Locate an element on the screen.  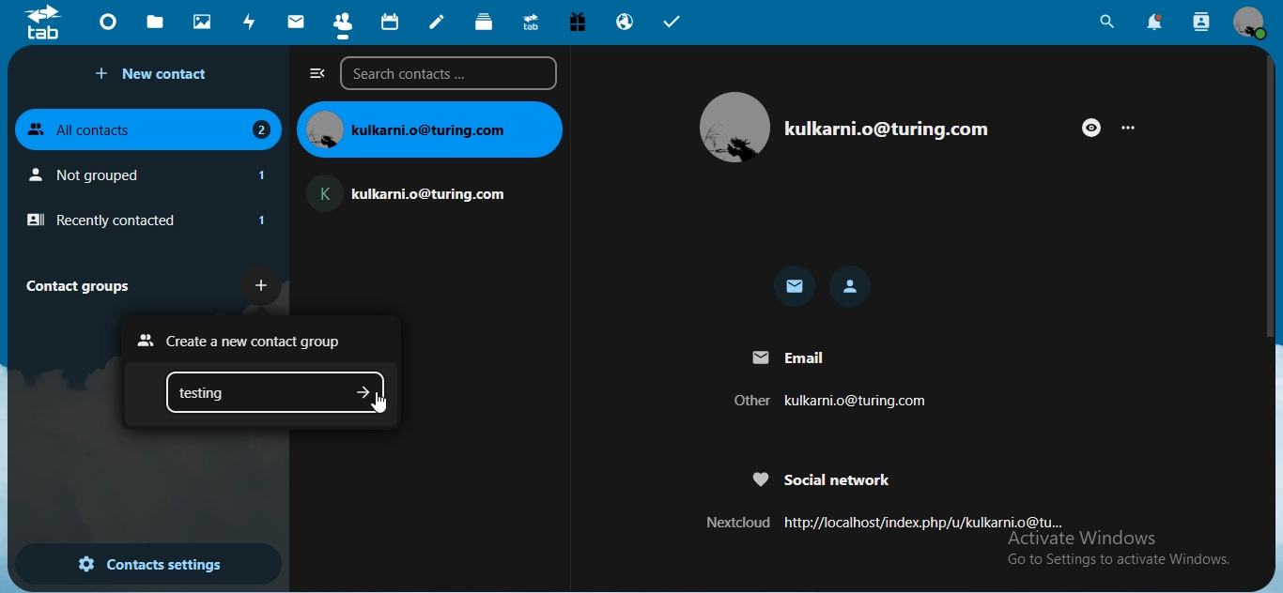
kulkarni.o@turing.com is located at coordinates (429, 129).